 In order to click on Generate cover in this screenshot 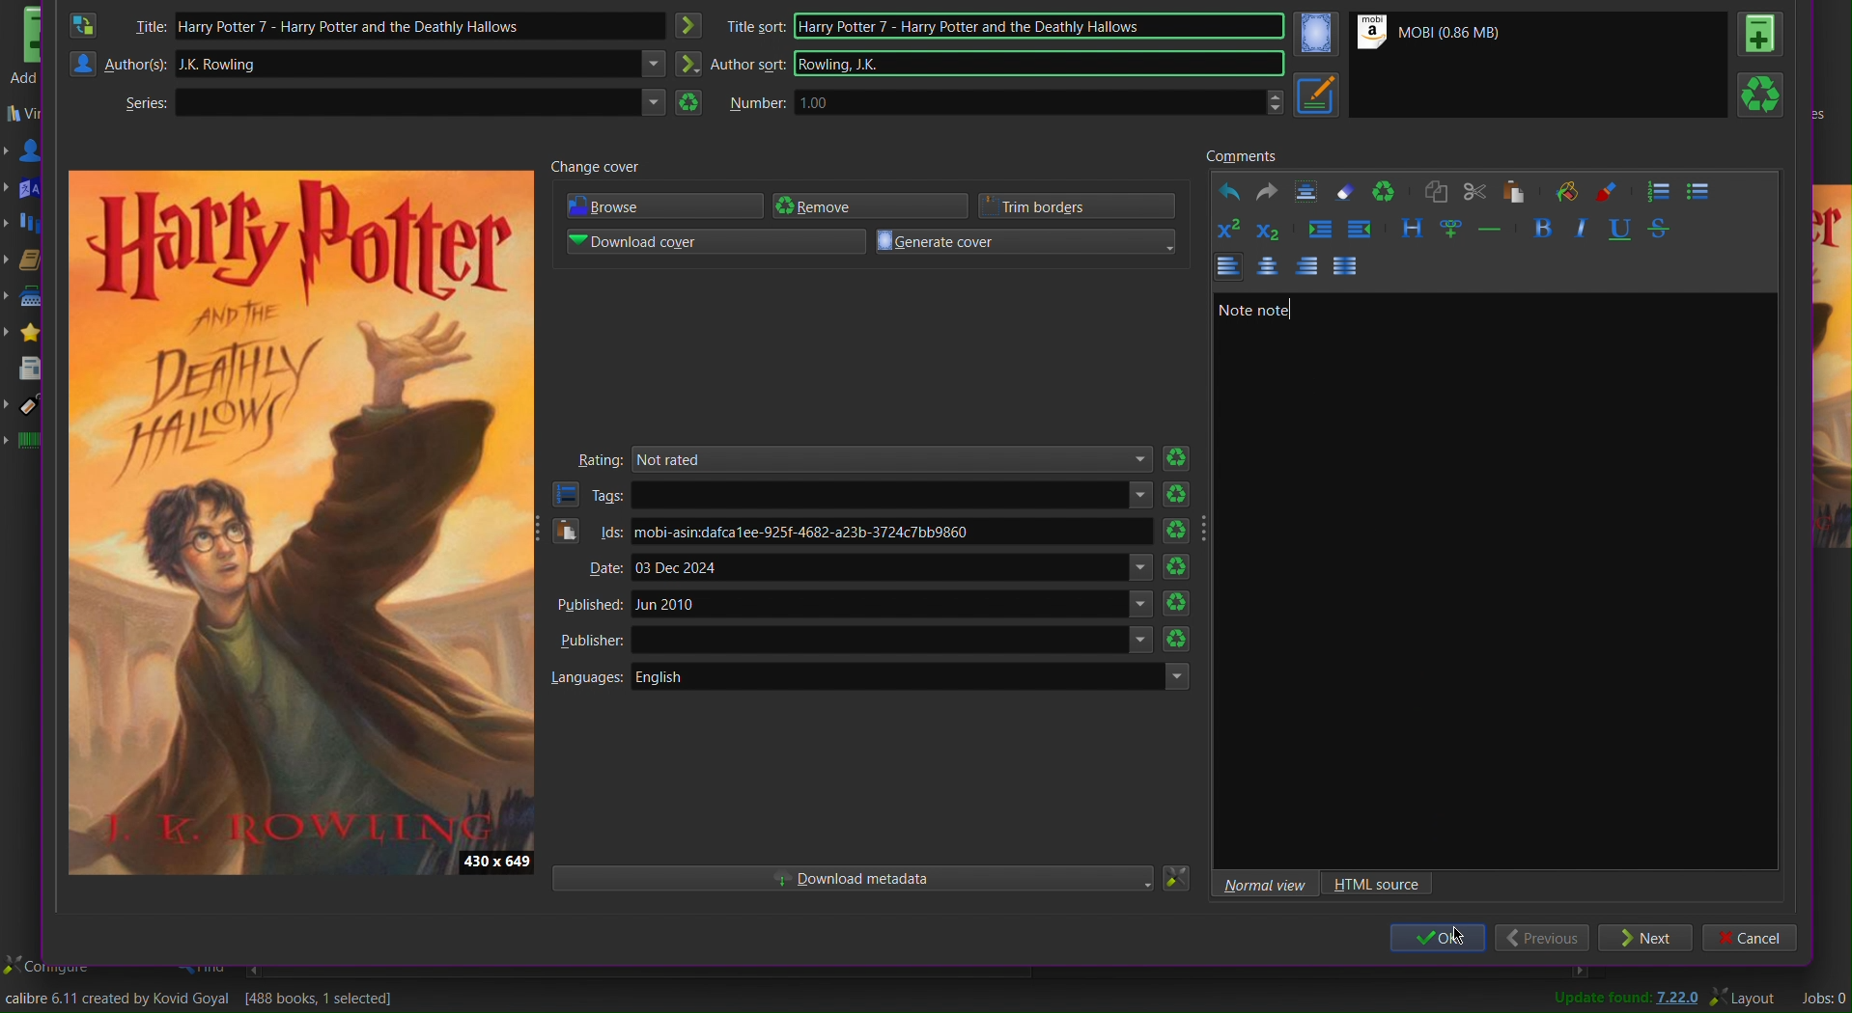, I will do `click(1027, 241)`.